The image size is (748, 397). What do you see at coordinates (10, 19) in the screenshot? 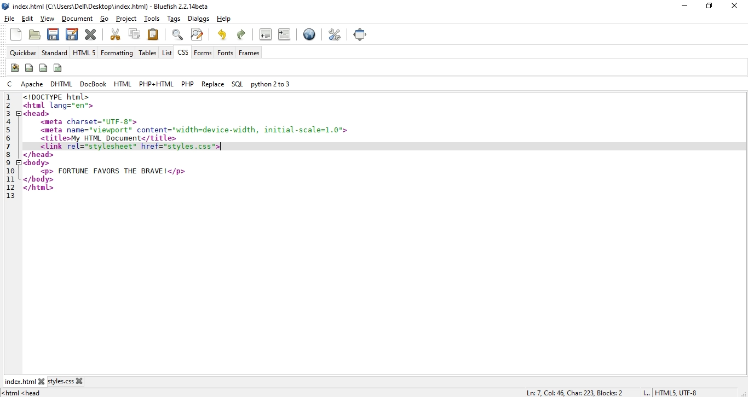
I see `file` at bounding box center [10, 19].